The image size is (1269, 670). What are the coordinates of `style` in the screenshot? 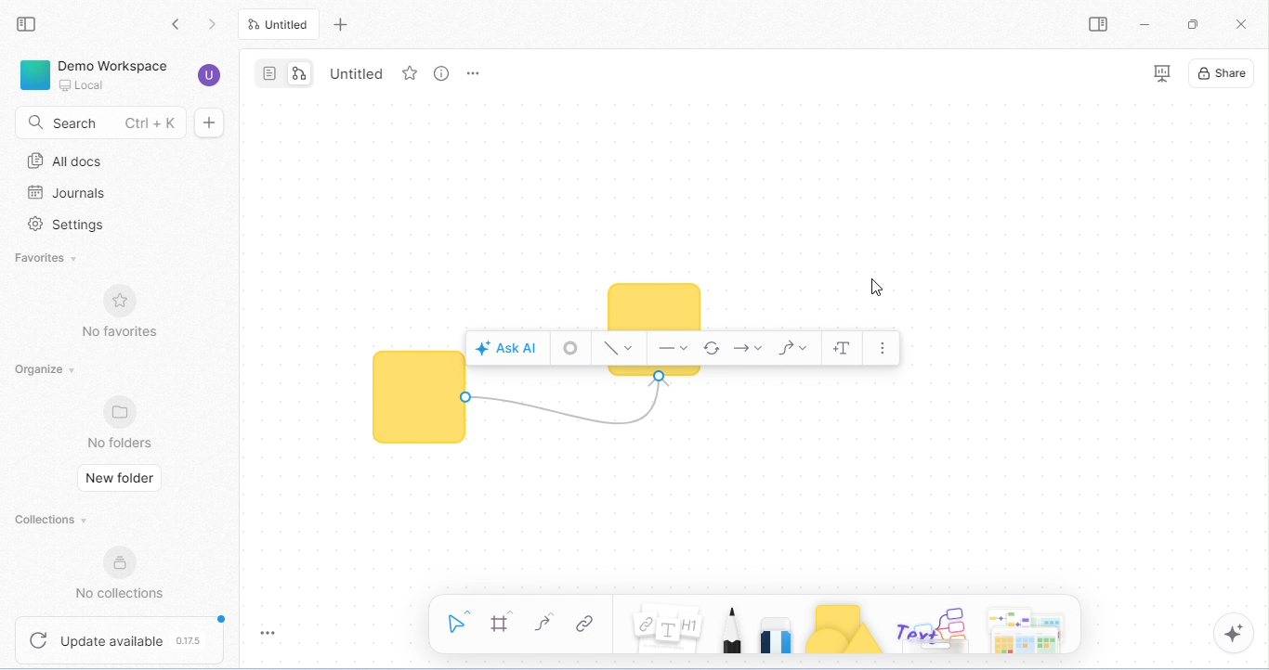 It's located at (619, 350).